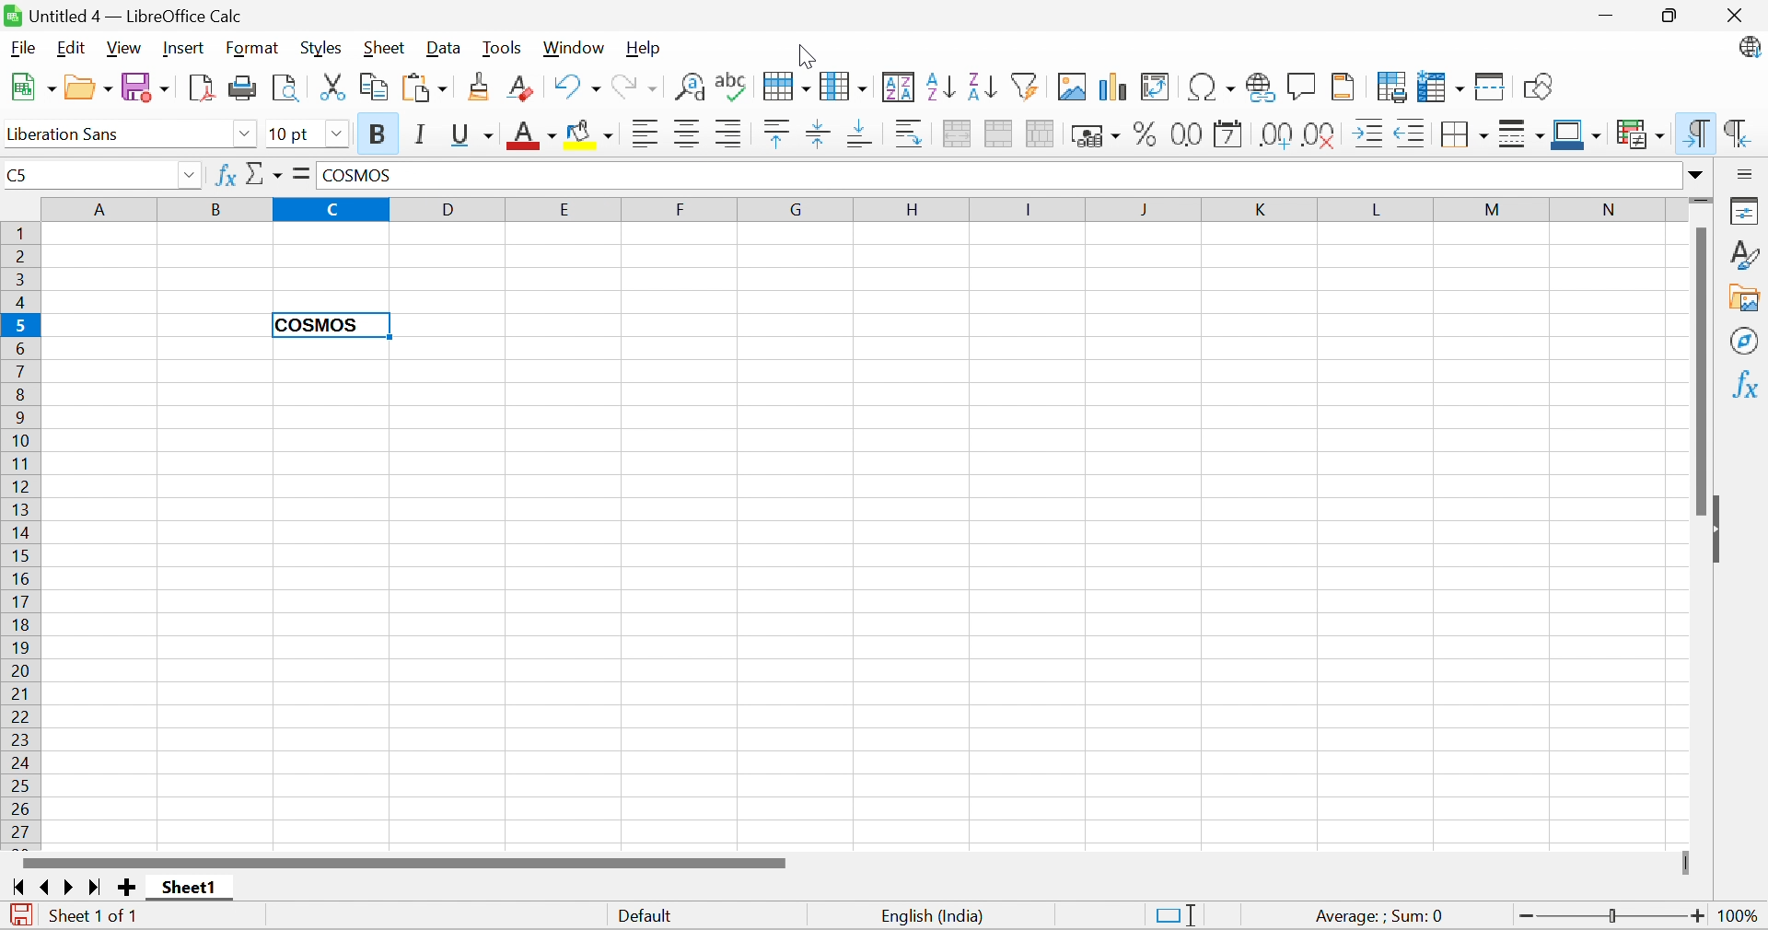 The height and width of the screenshot is (930, 1768). I want to click on Column Name, so click(855, 207).